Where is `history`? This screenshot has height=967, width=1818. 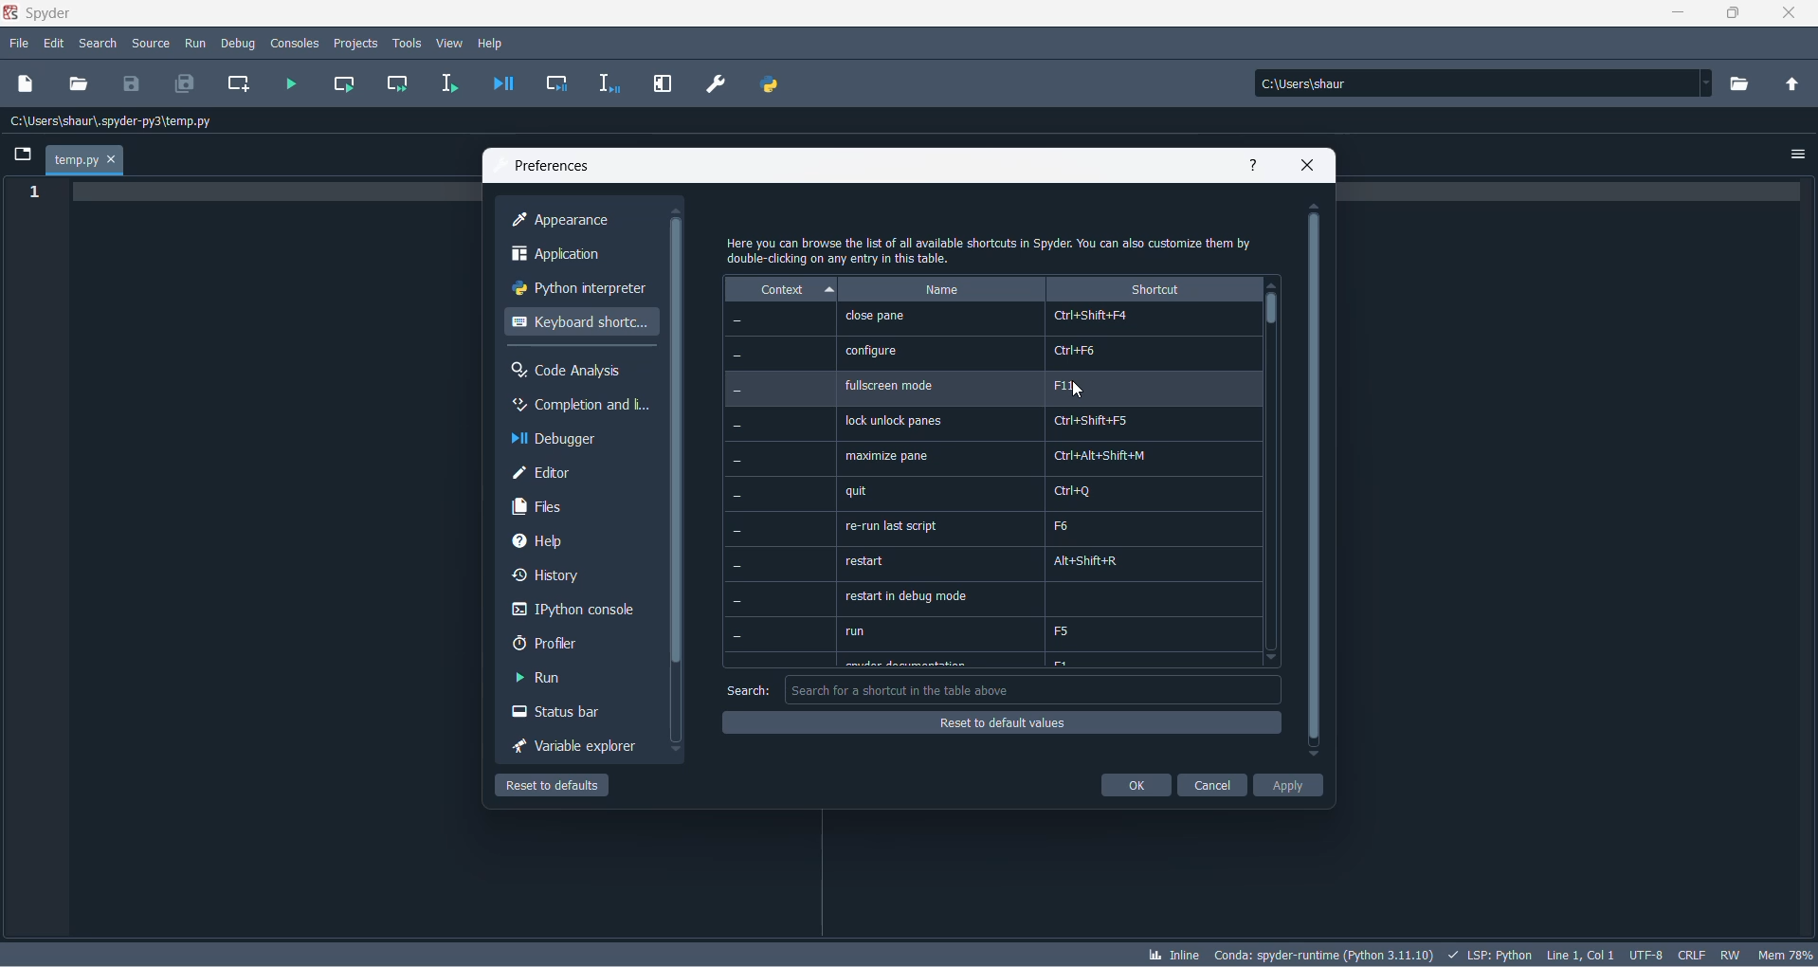
history is located at coordinates (573, 578).